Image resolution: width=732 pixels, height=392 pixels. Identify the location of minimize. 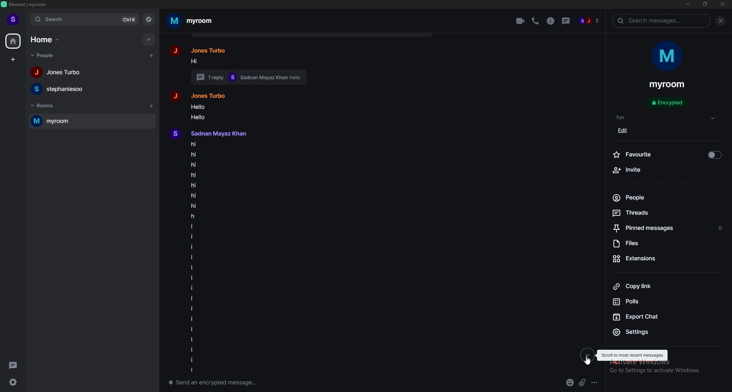
(688, 5).